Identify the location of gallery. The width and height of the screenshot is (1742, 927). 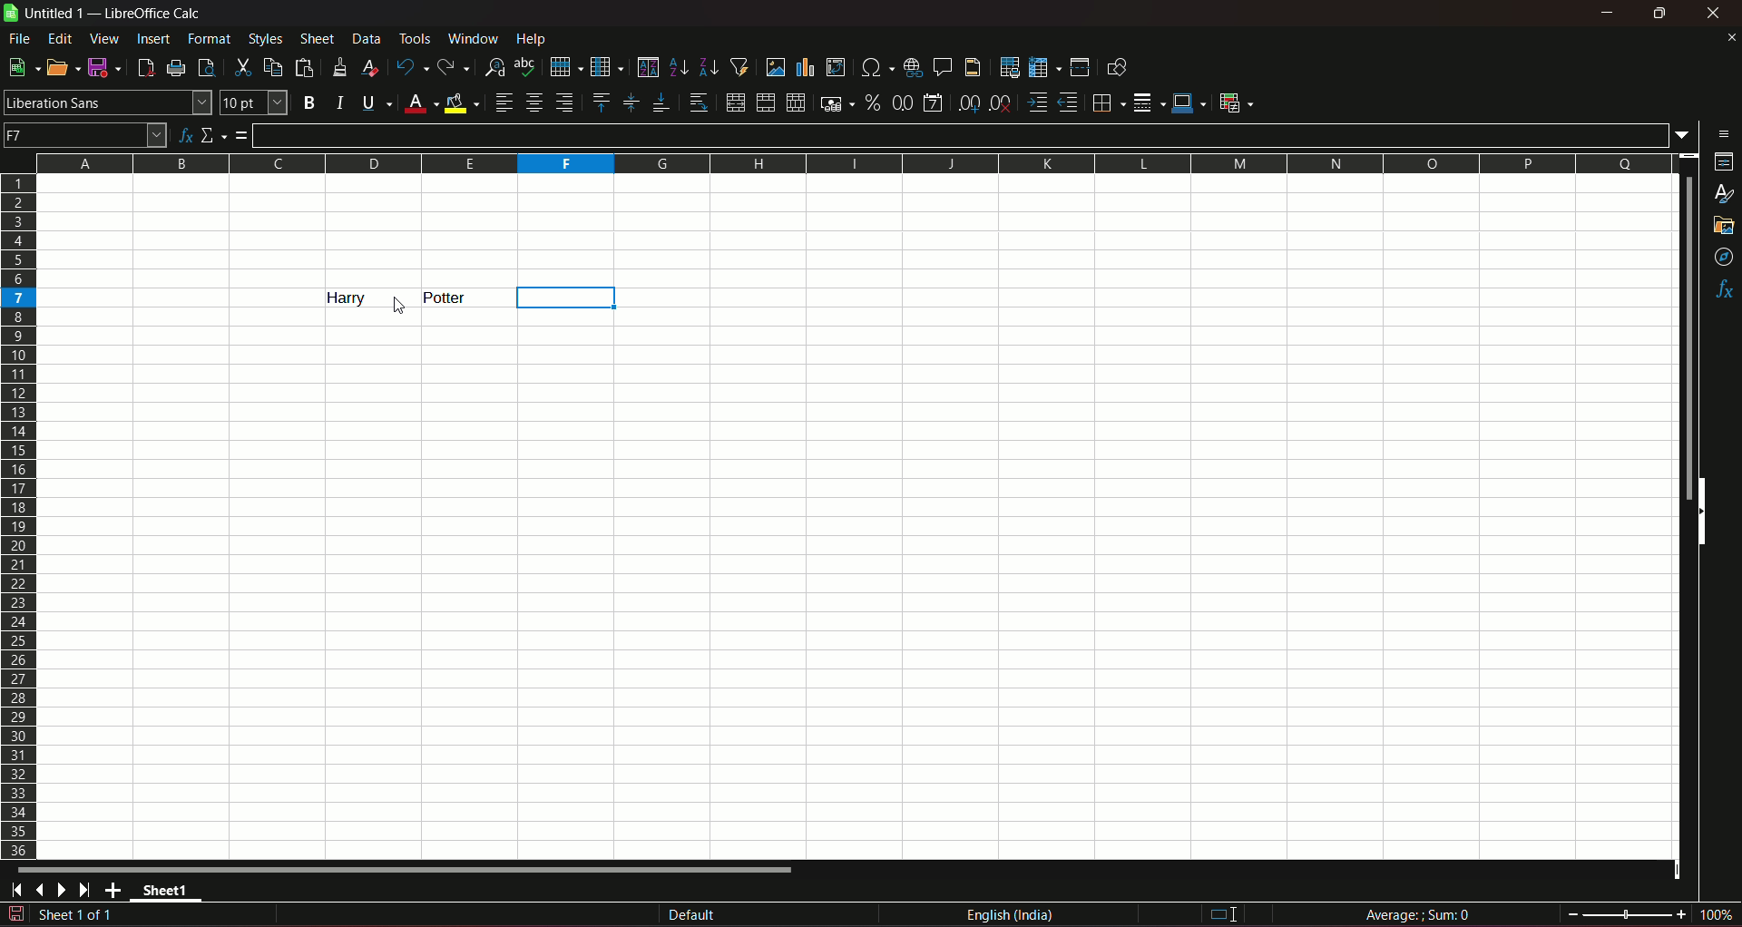
(1722, 226).